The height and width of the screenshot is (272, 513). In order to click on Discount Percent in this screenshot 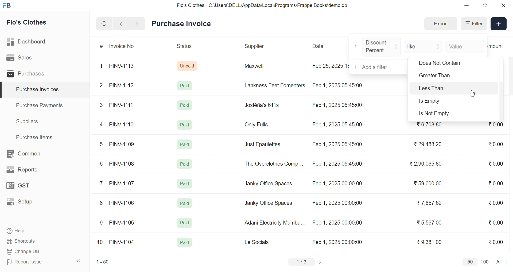, I will do `click(382, 47)`.